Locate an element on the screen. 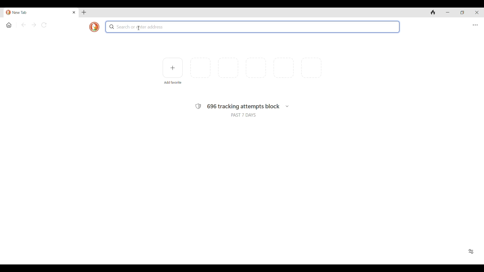  Reload page is located at coordinates (44, 25).